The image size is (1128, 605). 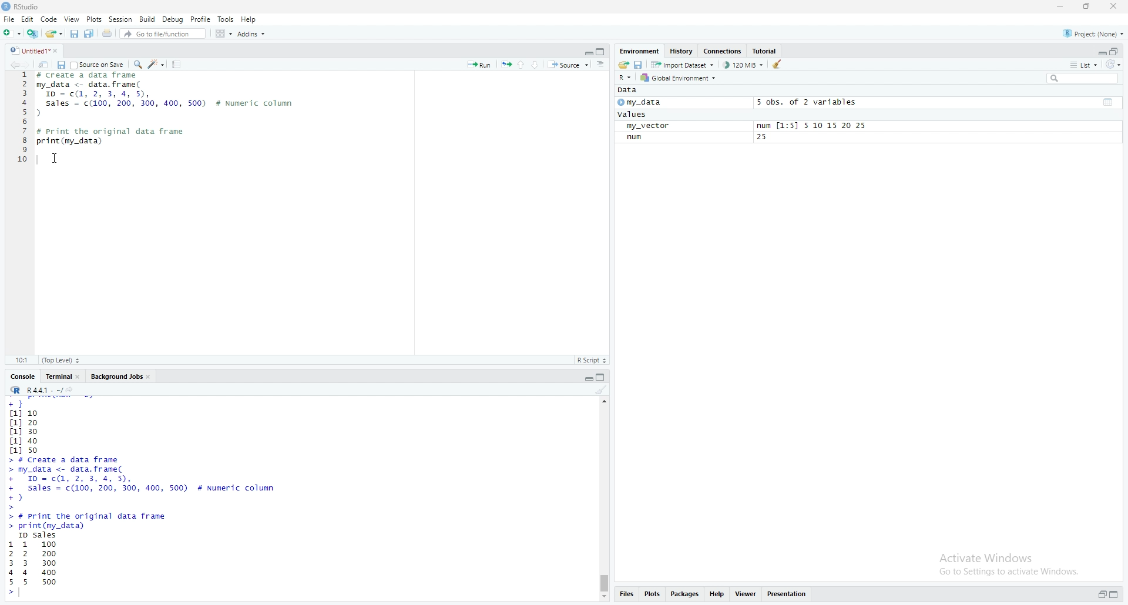 What do you see at coordinates (595, 361) in the screenshot?
I see `R Script` at bounding box center [595, 361].